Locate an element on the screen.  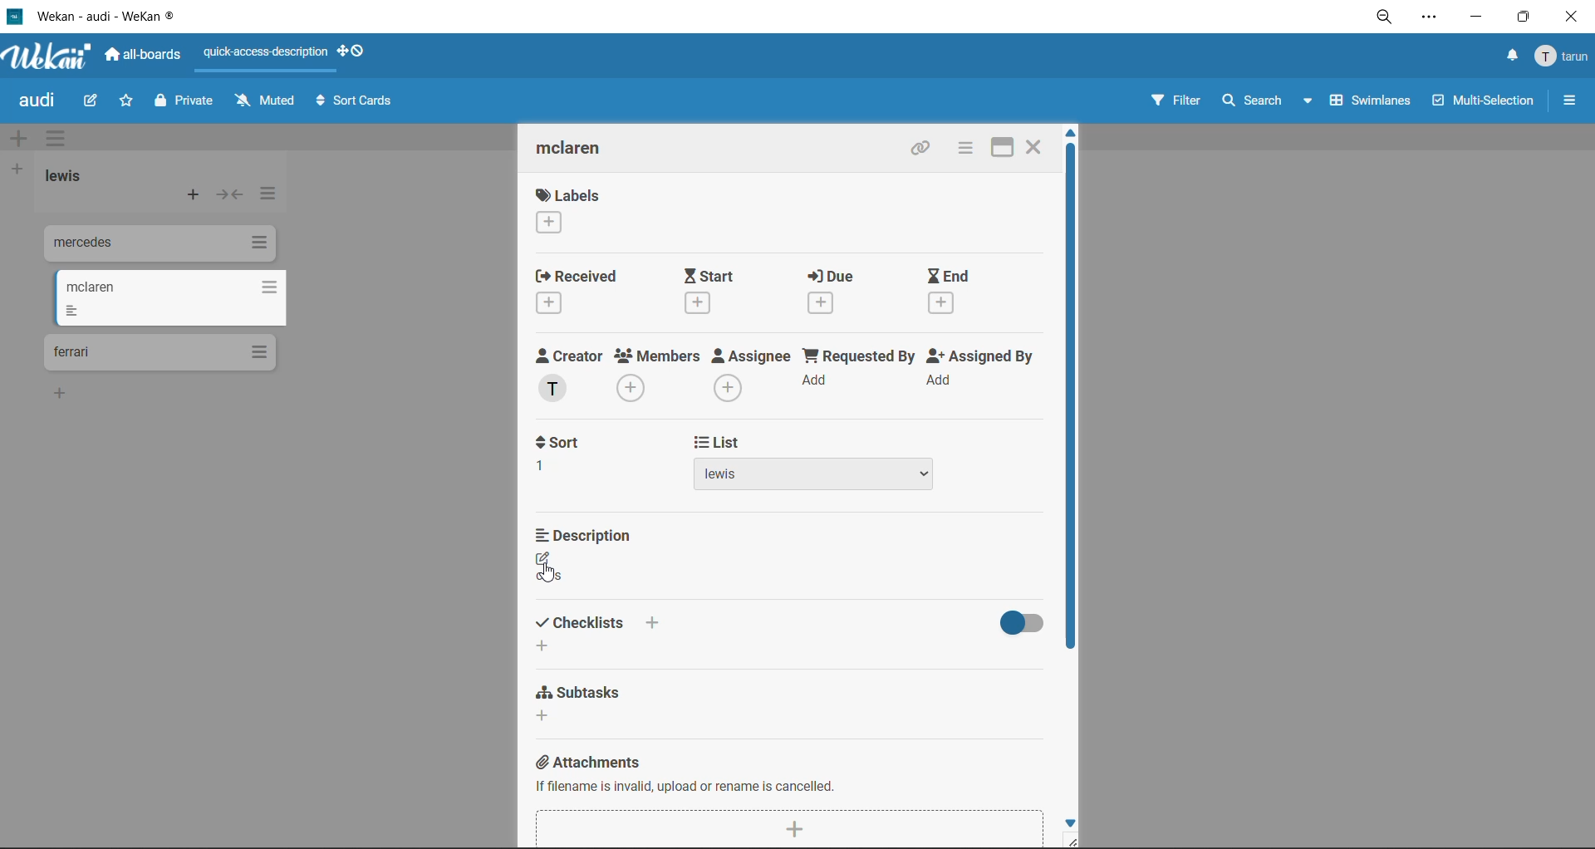
close is located at coordinates (1576, 17).